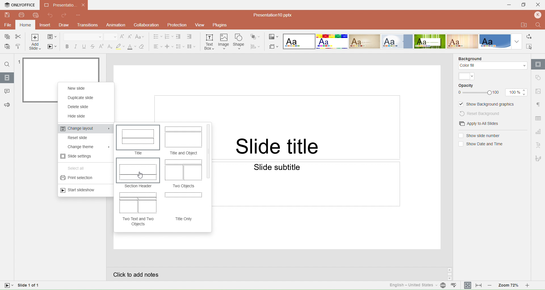 This screenshot has width=545, height=290. Describe the element at coordinates (538, 78) in the screenshot. I see `Slide setting` at that location.